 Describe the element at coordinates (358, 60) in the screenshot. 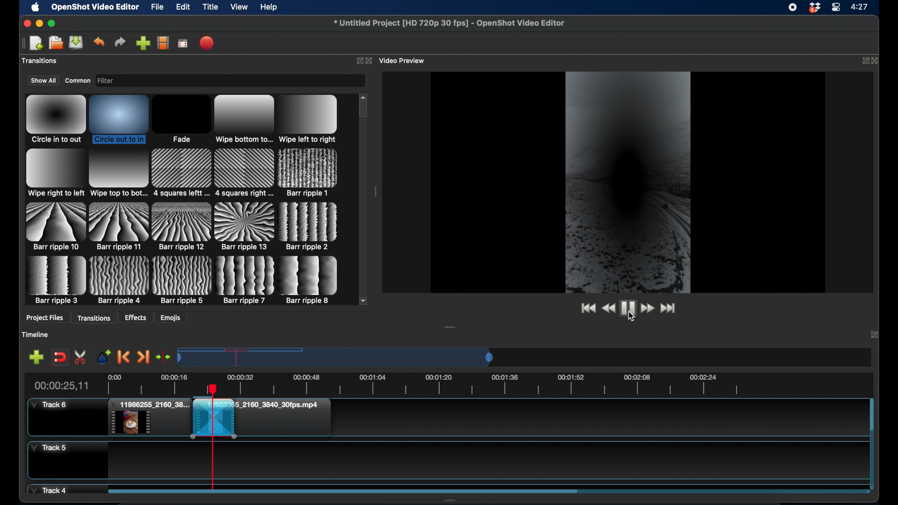

I see `expand` at that location.